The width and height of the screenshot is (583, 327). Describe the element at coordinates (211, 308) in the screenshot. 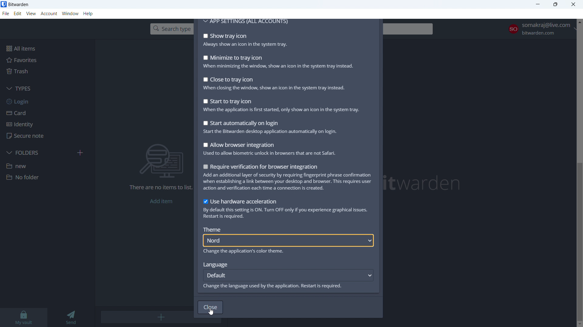

I see `close` at that location.